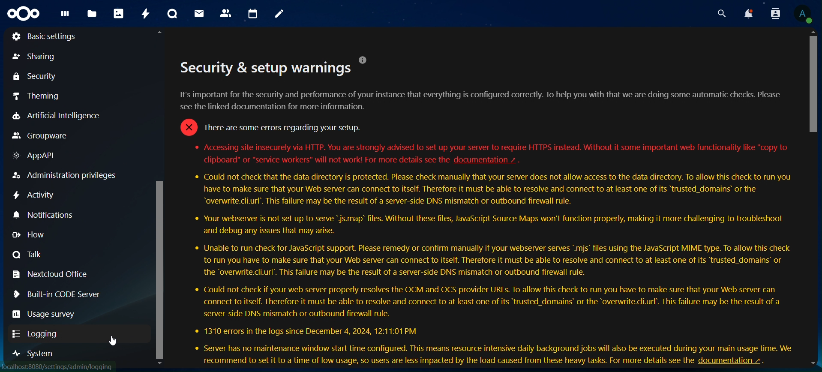  I want to click on dashboard, so click(65, 17).